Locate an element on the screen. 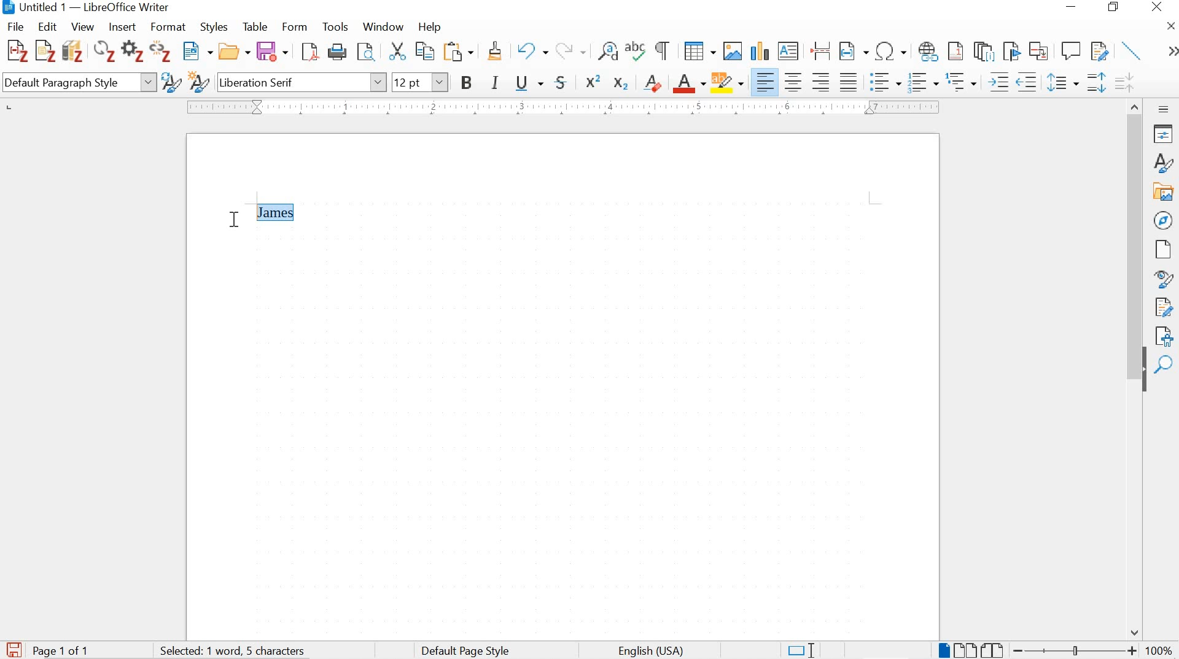  zoom factor-100% is located at coordinates (1159, 650).